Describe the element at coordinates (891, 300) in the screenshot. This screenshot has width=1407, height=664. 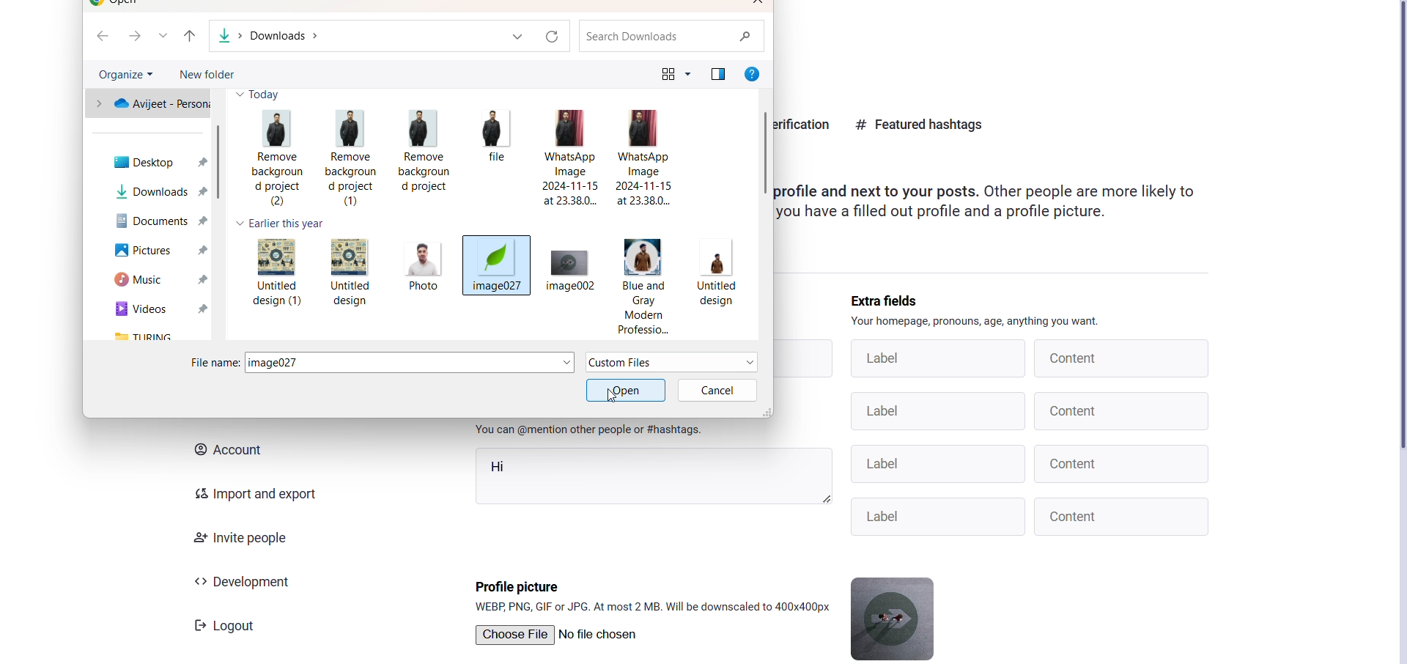
I see `extra fields` at that location.